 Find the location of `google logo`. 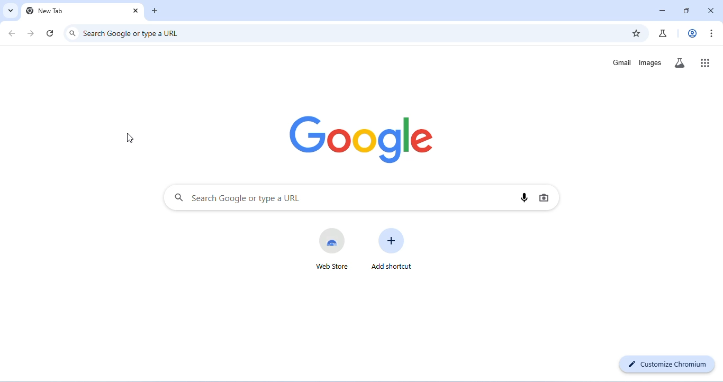

google logo is located at coordinates (362, 140).